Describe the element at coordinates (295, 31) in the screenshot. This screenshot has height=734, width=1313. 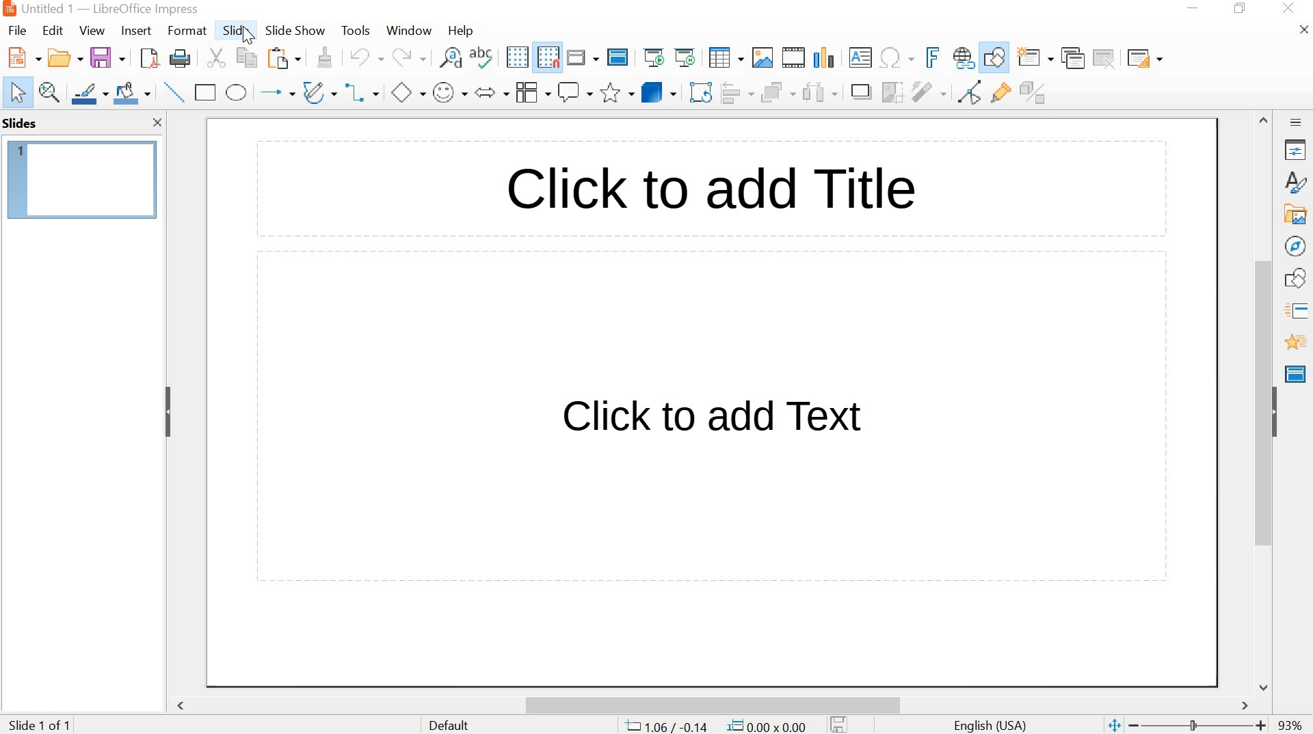
I see `SLIDE SHOW` at that location.